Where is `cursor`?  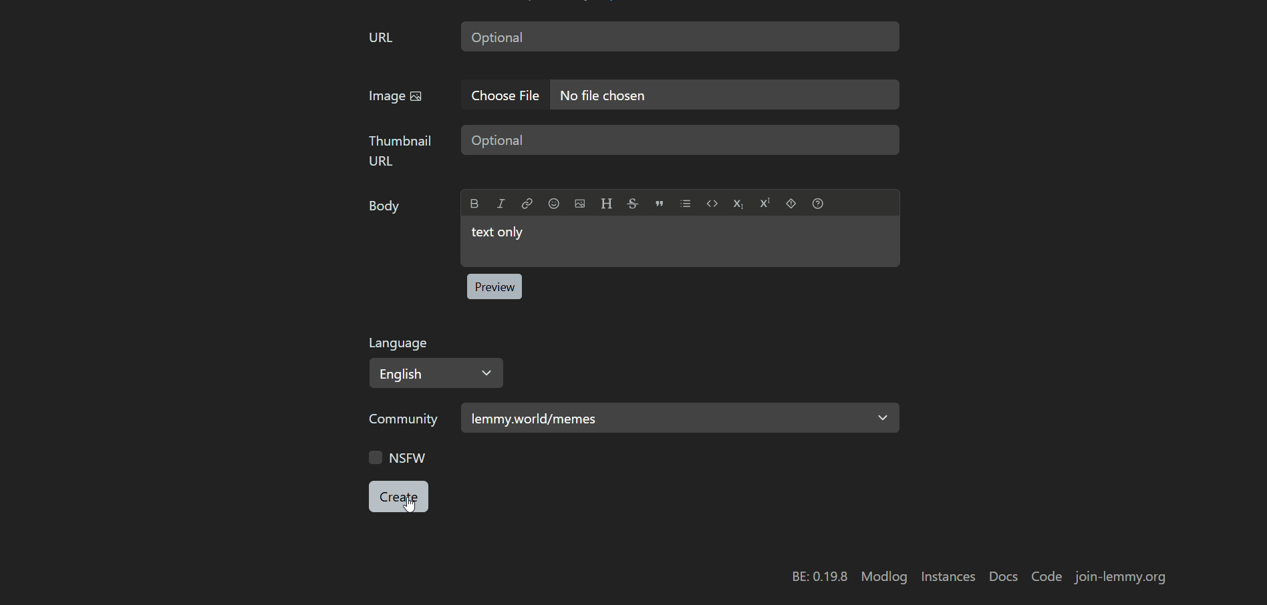 cursor is located at coordinates (409, 506).